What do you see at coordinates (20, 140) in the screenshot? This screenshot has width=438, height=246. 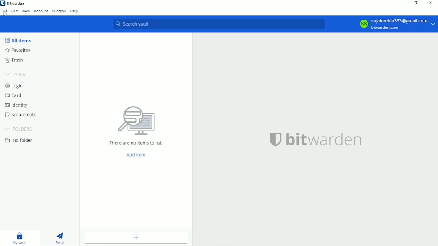 I see `No folder` at bounding box center [20, 140].